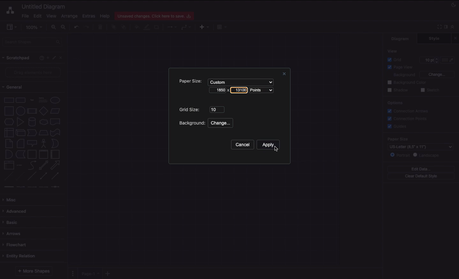  What do you see at coordinates (9, 132) in the screenshot?
I see `Internal storage` at bounding box center [9, 132].